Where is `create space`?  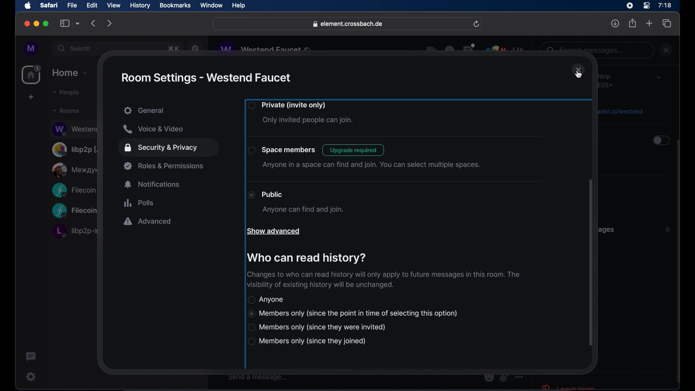
create space is located at coordinates (31, 97).